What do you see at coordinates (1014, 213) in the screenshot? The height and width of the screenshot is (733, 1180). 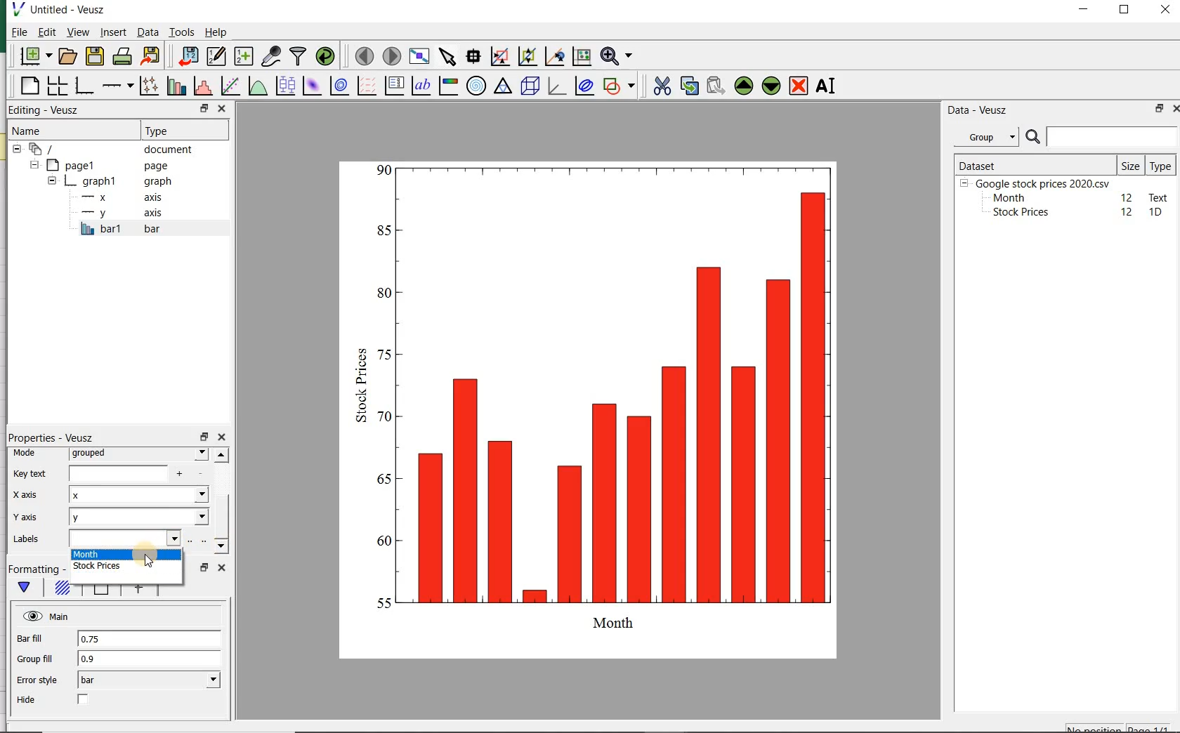 I see `Stock prices` at bounding box center [1014, 213].